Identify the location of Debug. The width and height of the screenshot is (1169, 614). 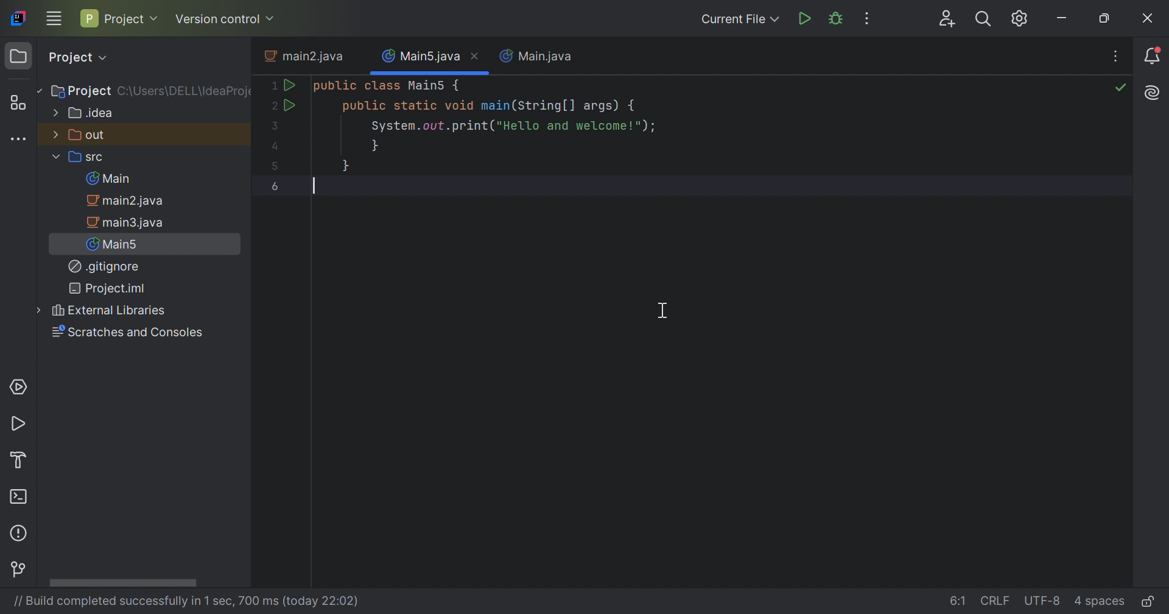
(838, 18).